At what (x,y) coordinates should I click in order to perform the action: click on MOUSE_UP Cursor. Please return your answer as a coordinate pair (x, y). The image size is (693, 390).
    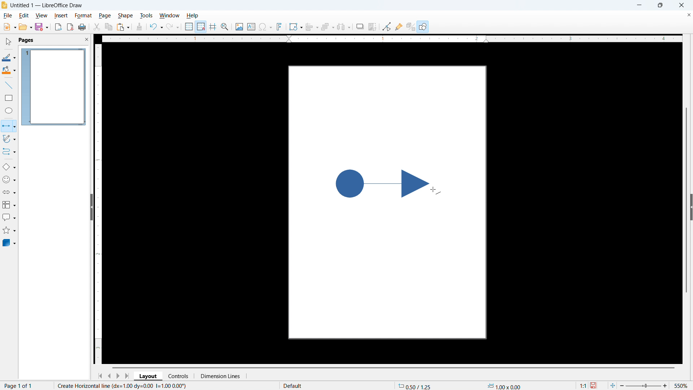
    Looking at the image, I should click on (435, 191).